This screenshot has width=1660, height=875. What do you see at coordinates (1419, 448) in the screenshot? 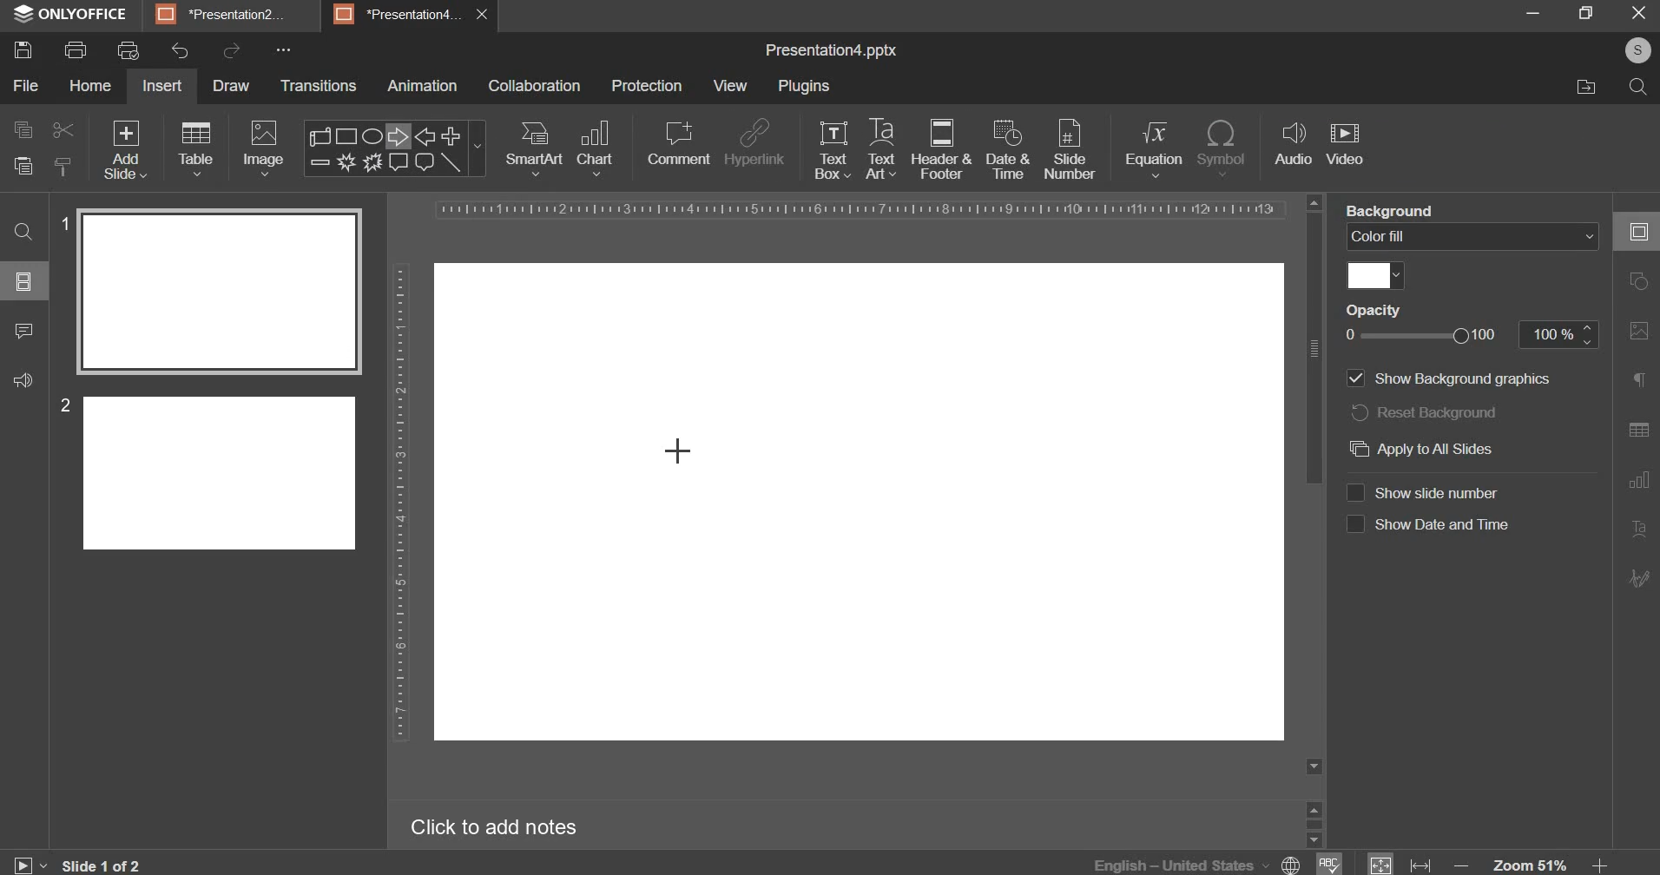
I see `apply to all slides` at bounding box center [1419, 448].